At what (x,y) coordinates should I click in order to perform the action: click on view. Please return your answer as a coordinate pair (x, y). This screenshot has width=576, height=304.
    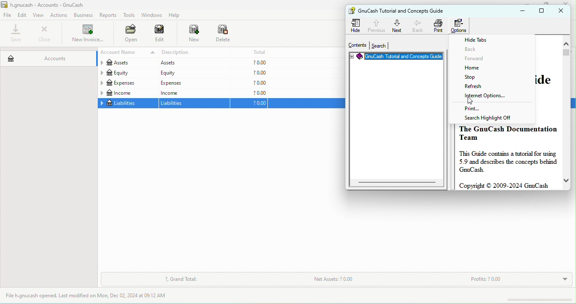
    Looking at the image, I should click on (40, 15).